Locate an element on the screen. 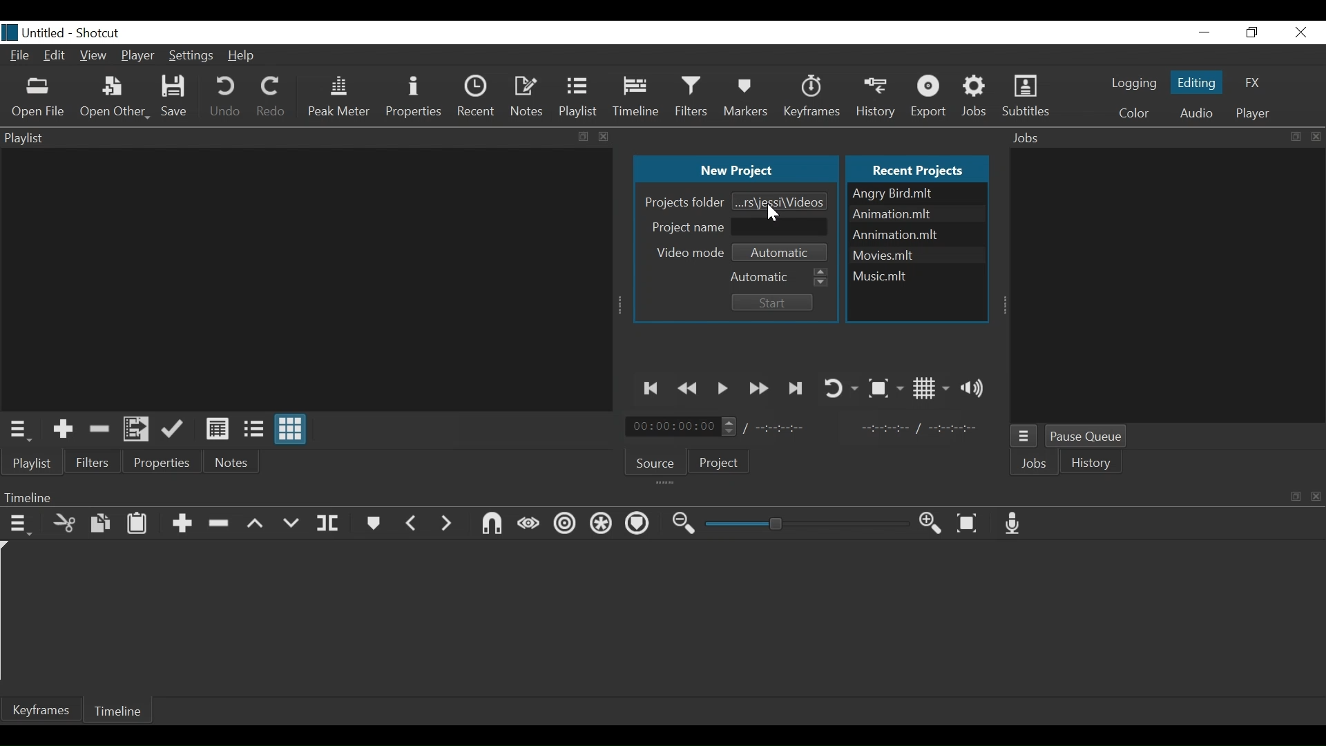  File name is located at coordinates (918, 254).